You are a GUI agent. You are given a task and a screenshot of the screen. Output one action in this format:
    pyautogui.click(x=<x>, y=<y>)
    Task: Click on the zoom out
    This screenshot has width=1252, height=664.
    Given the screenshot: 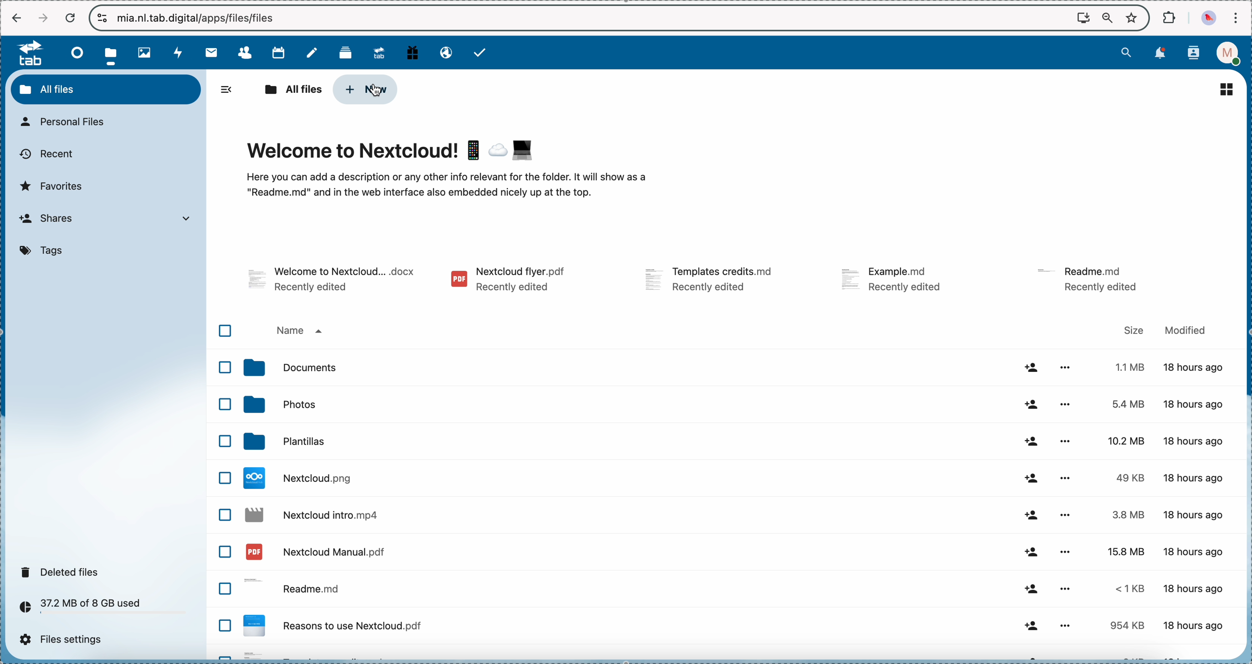 What is the action you would take?
    pyautogui.click(x=1108, y=18)
    